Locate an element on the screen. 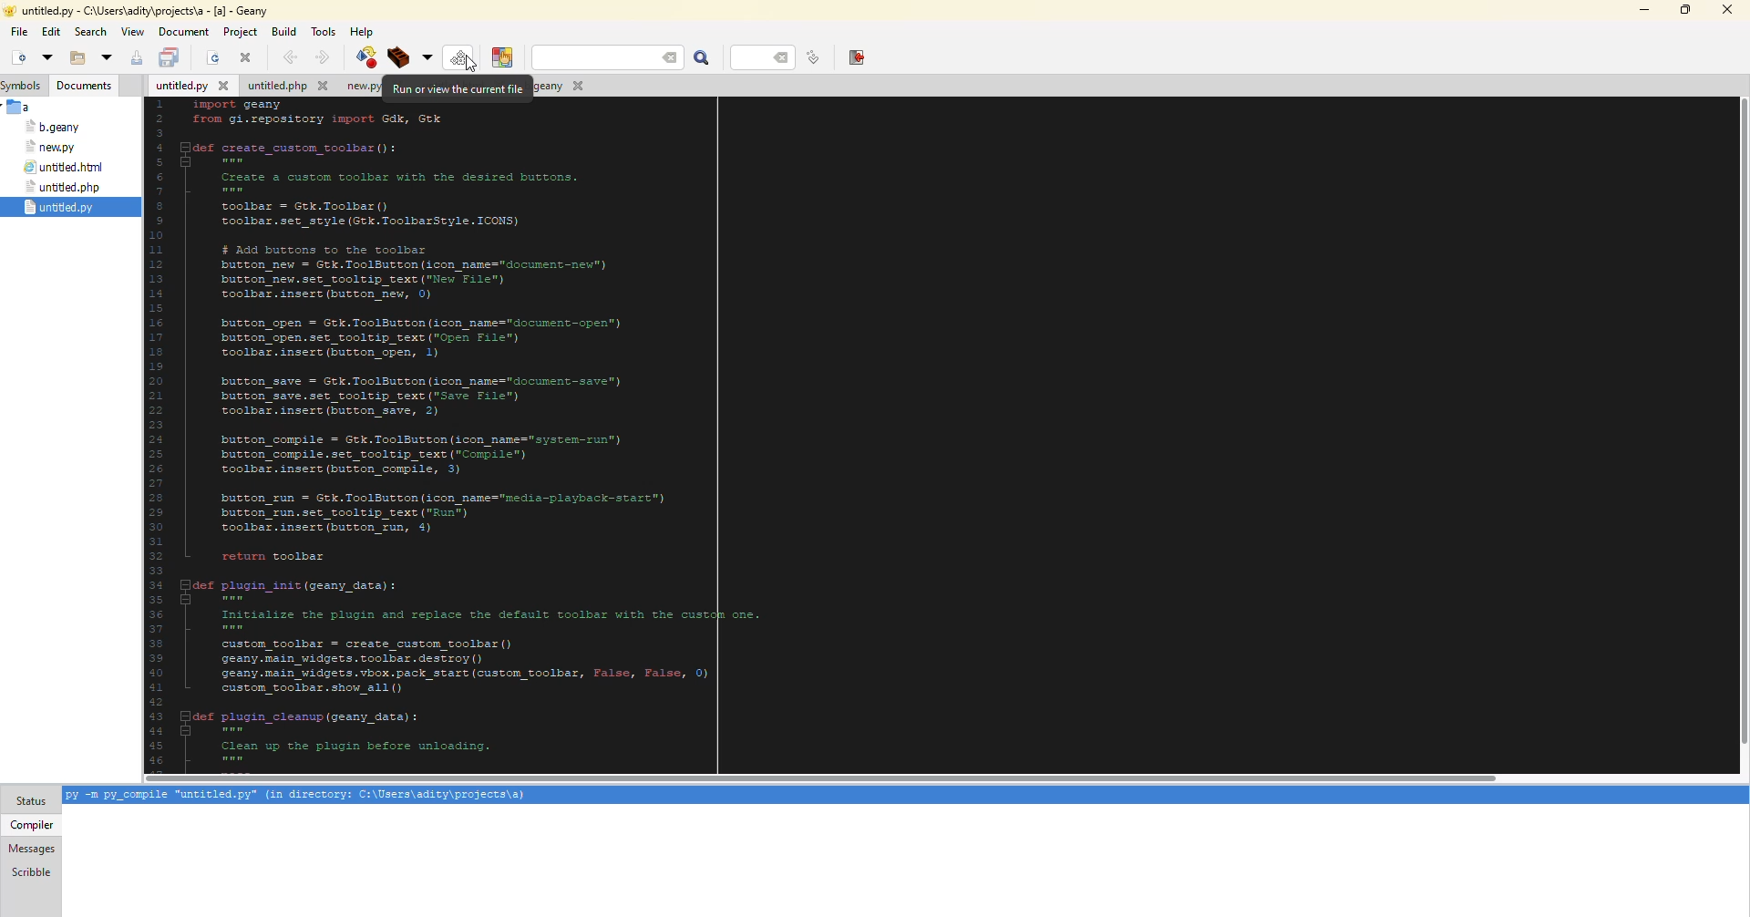  documents is located at coordinates (84, 86).